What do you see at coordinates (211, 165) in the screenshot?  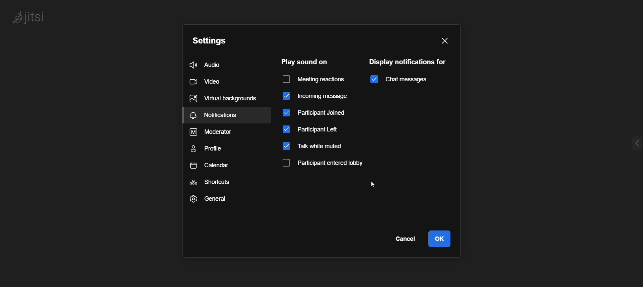 I see `Calendar` at bounding box center [211, 165].